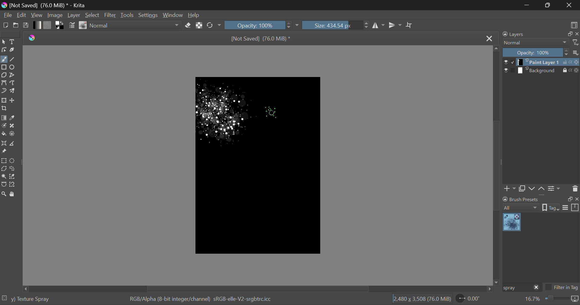 The width and height of the screenshot is (580, 305). I want to click on selection, so click(5, 297).